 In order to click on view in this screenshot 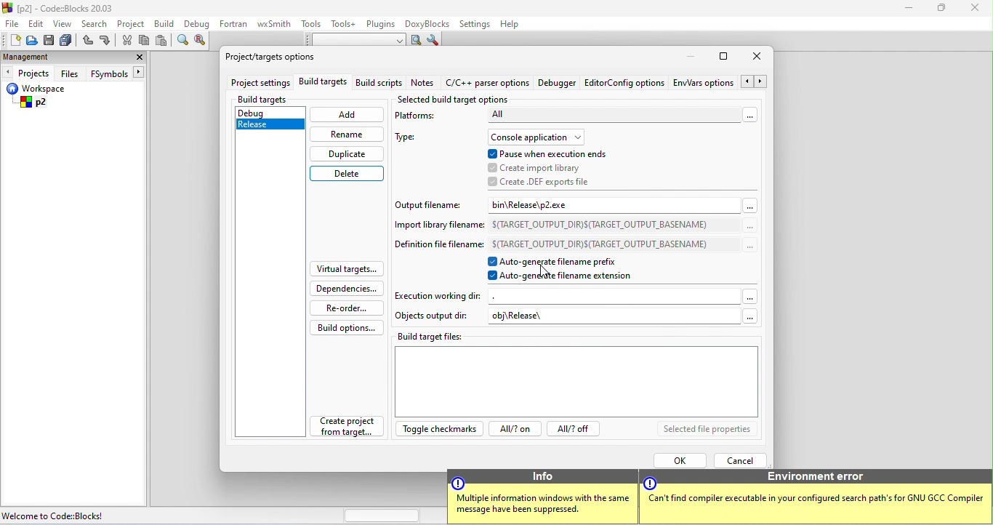, I will do `click(63, 24)`.